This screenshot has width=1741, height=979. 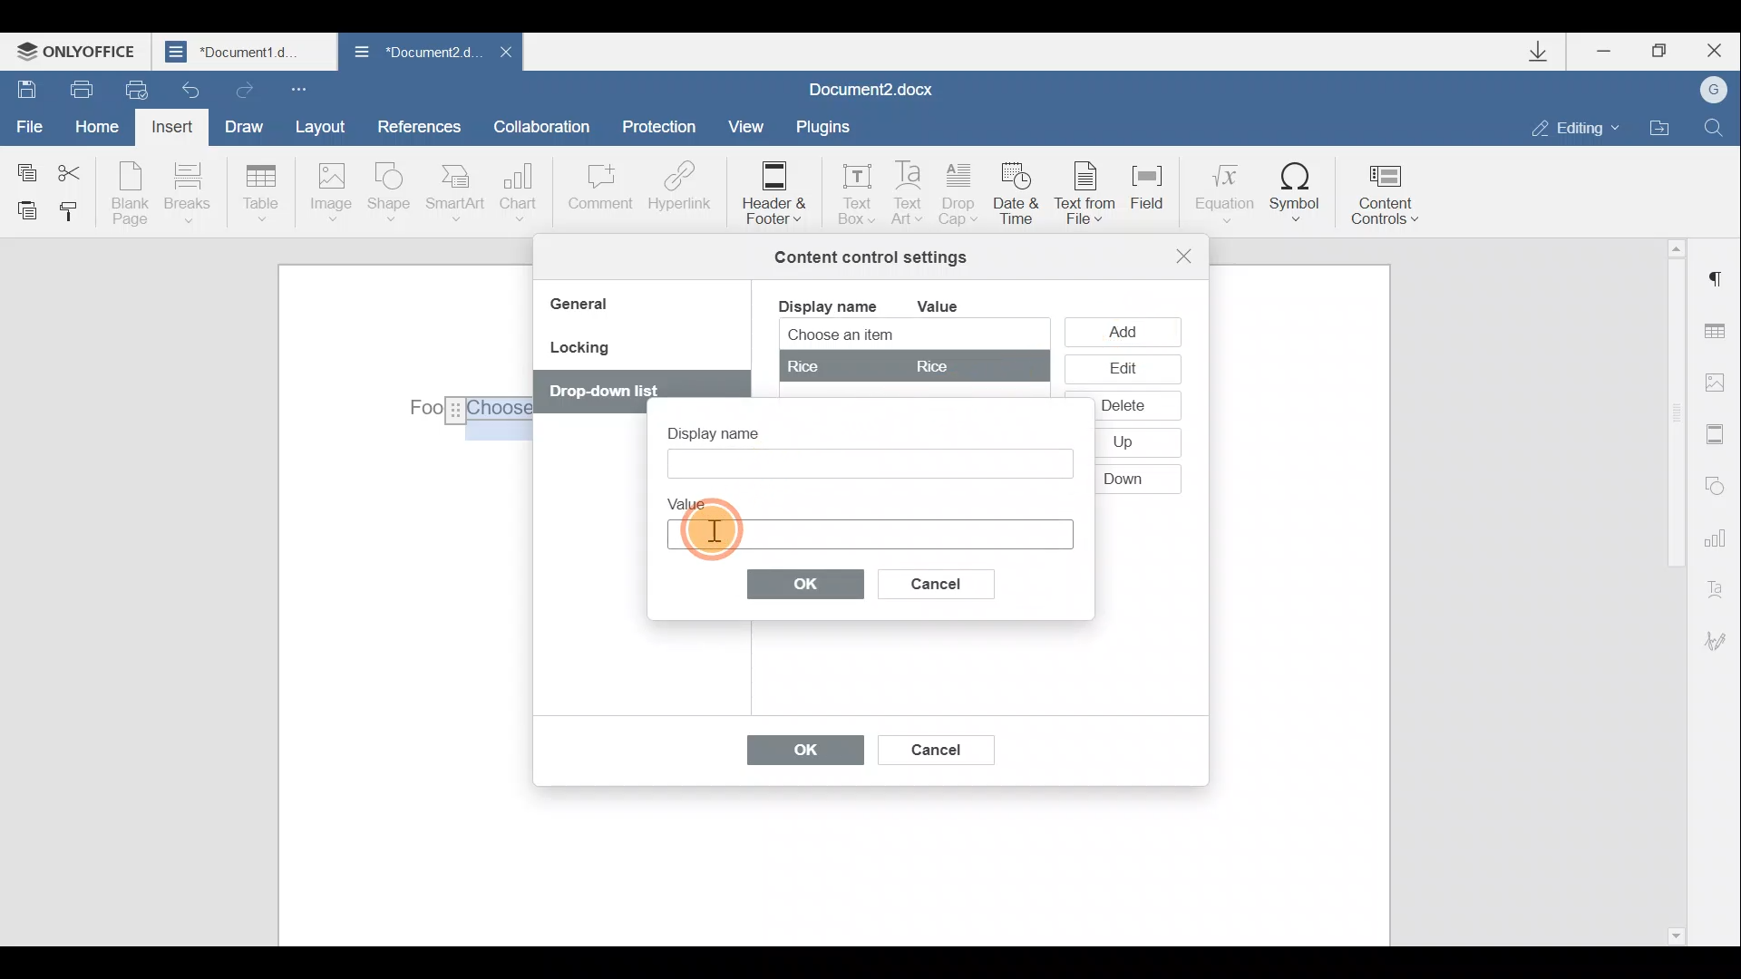 What do you see at coordinates (1716, 483) in the screenshot?
I see `Shapes settings` at bounding box center [1716, 483].